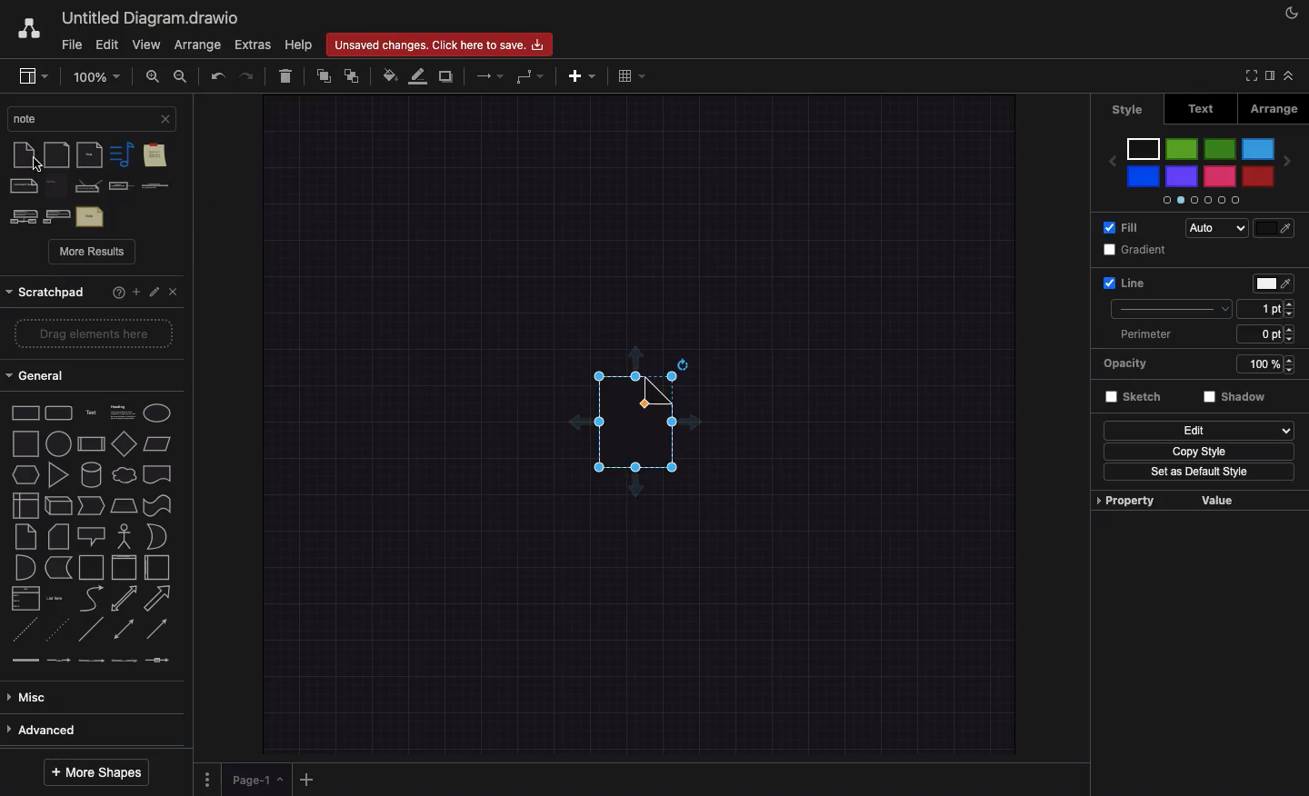 The height and width of the screenshot is (796, 1309). I want to click on dashed, so click(24, 635).